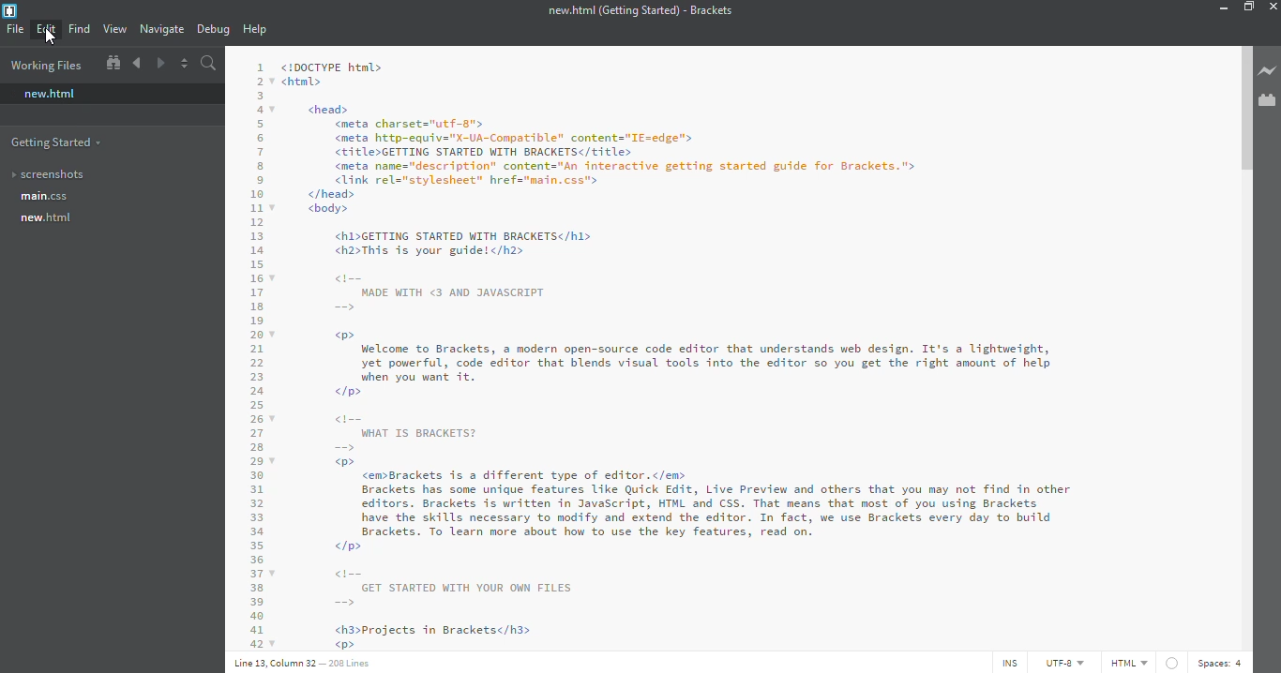 The height and width of the screenshot is (673, 1281). What do you see at coordinates (210, 63) in the screenshot?
I see `search` at bounding box center [210, 63].